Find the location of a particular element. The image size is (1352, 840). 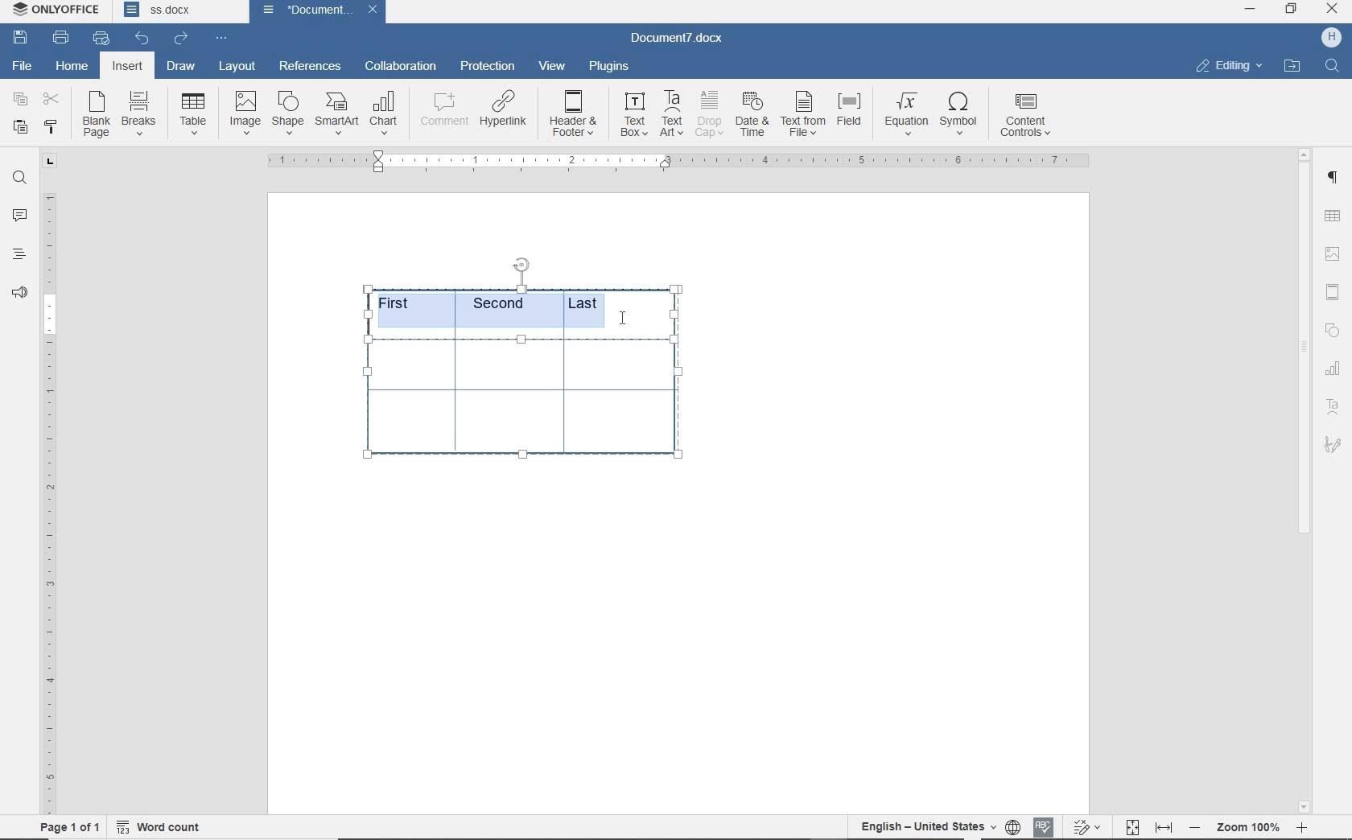

PARAGRAPH SETTINGS is located at coordinates (1333, 175).